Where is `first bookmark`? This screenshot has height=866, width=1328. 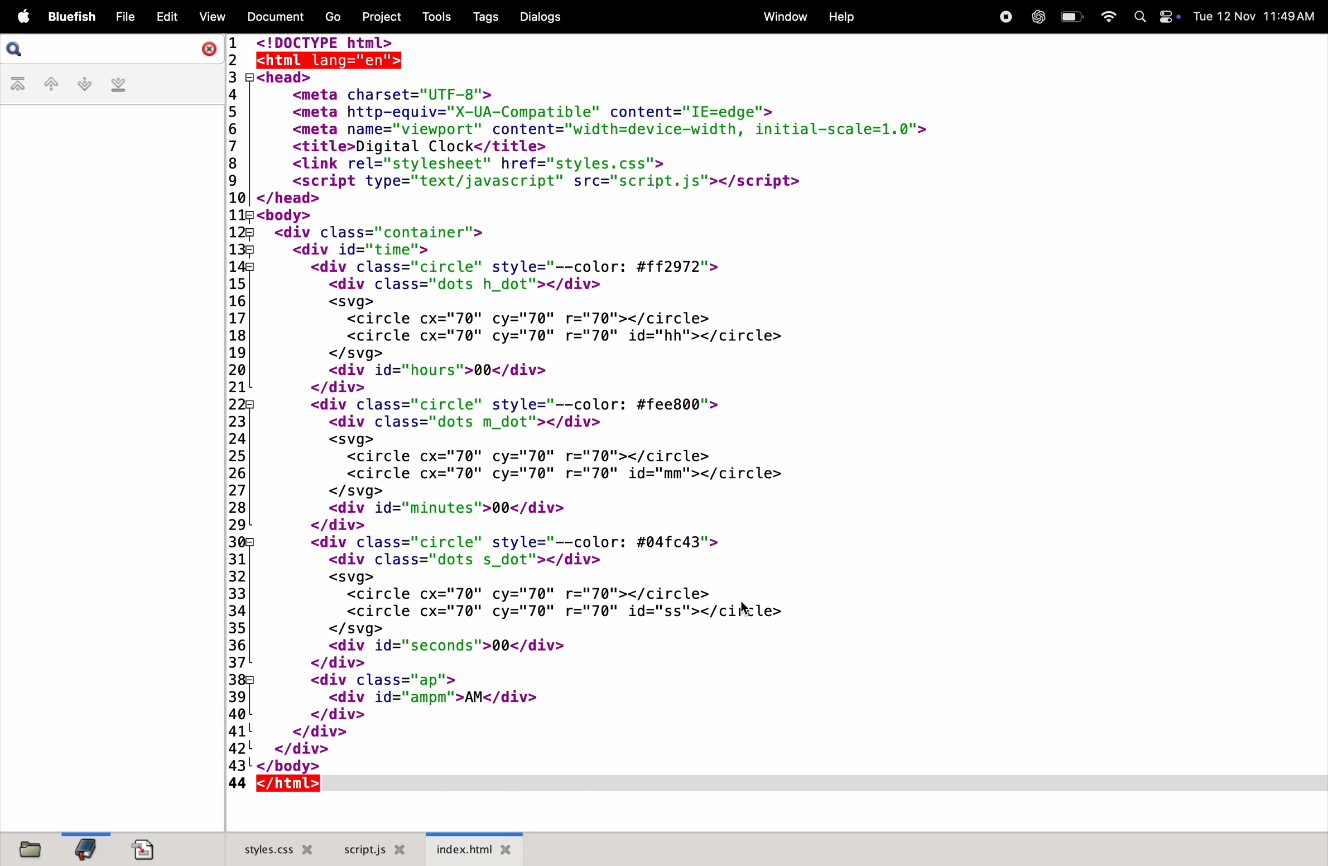
first bookmark is located at coordinates (20, 85).